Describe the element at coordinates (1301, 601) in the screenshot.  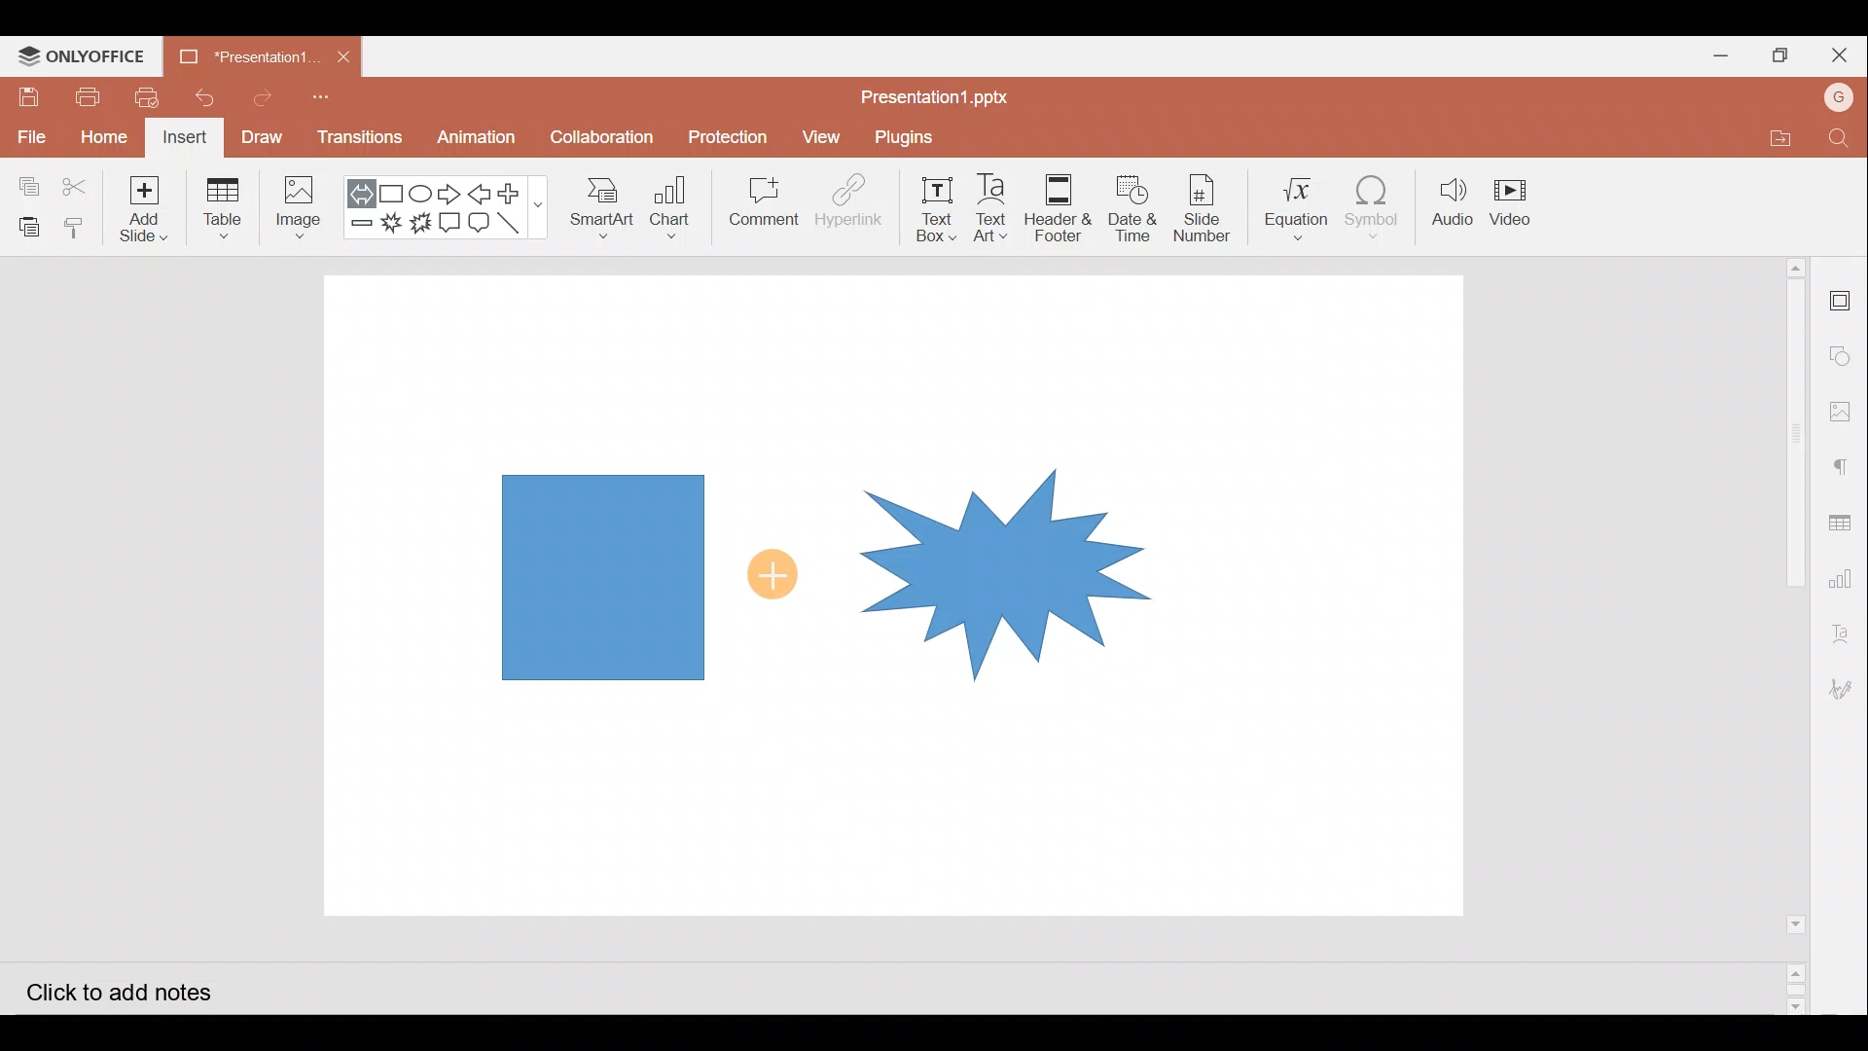
I see `Presentation slide` at that location.